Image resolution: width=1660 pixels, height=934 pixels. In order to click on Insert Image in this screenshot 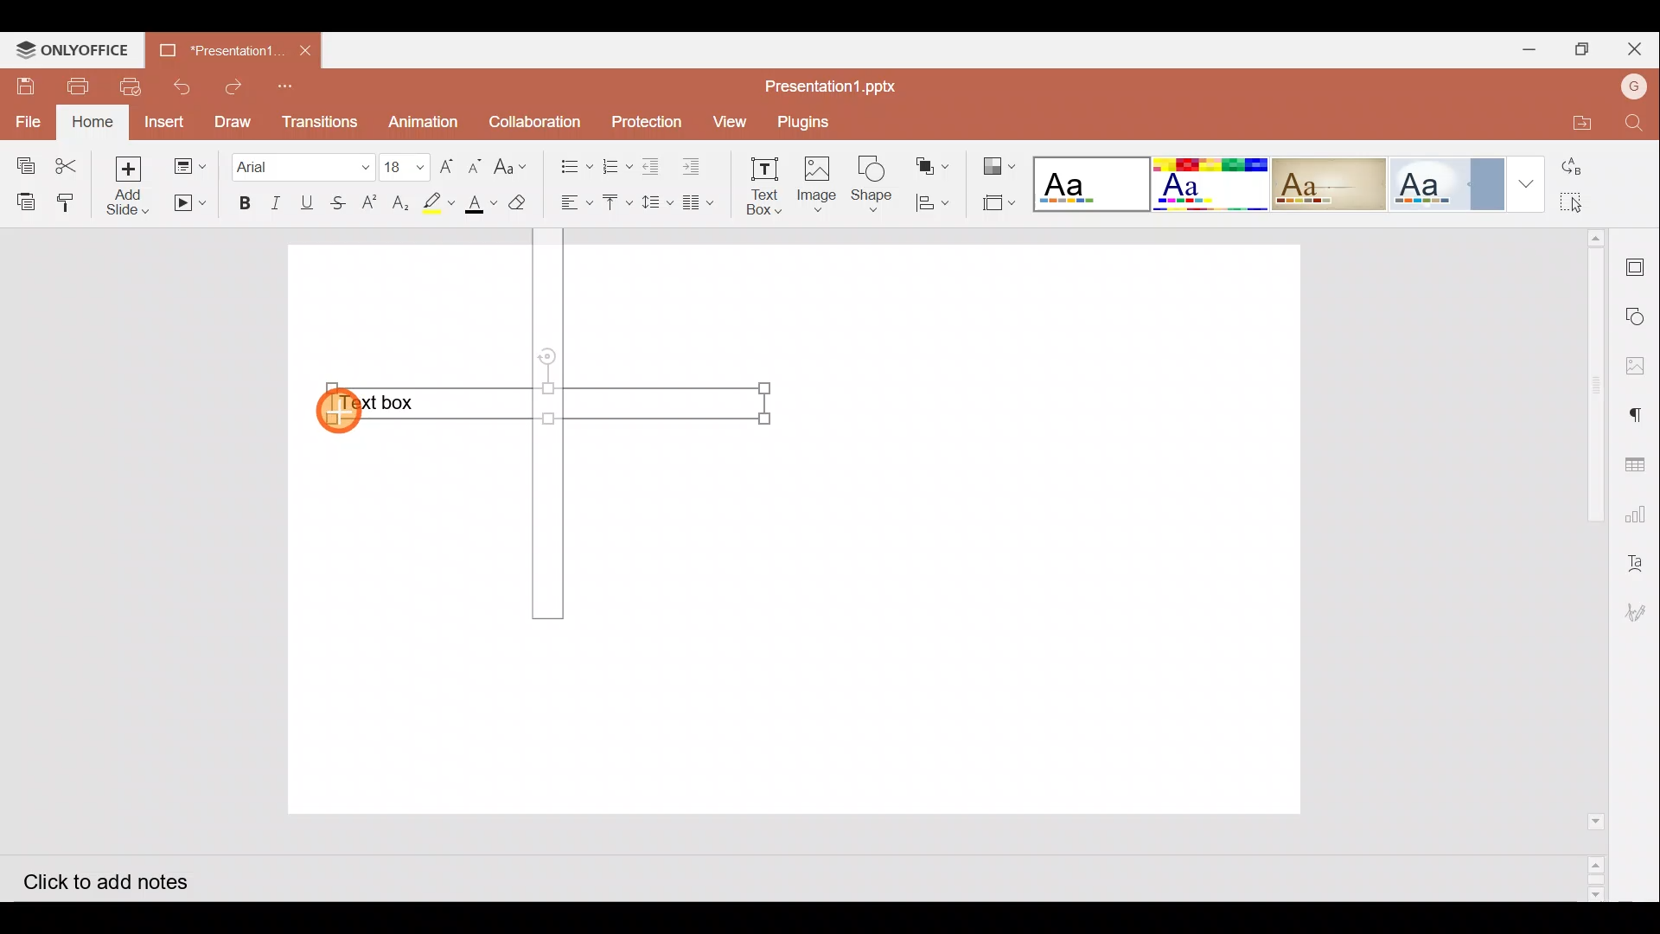, I will do `click(815, 185)`.